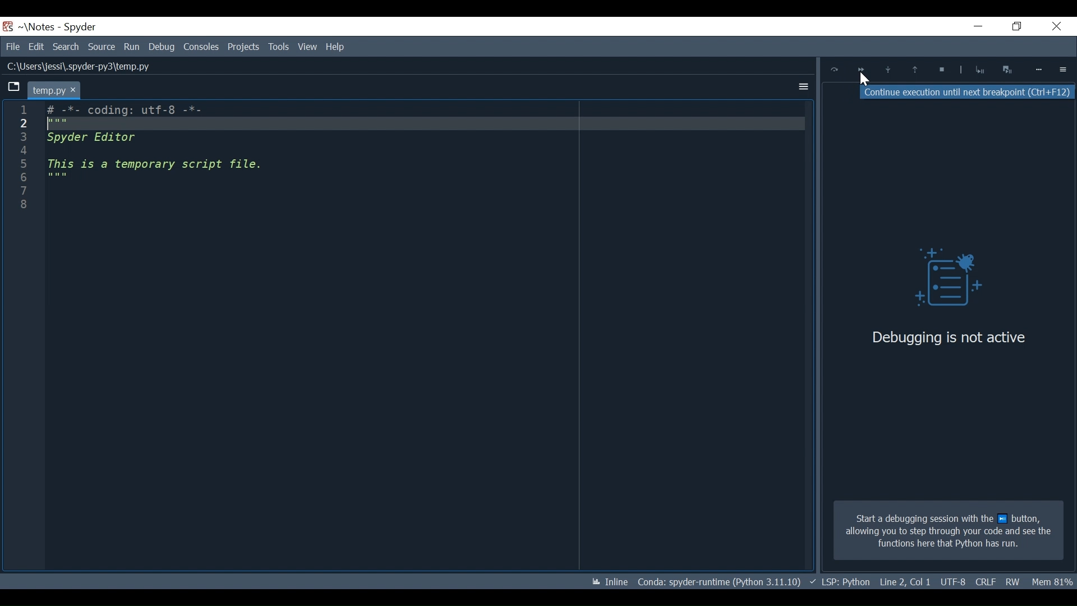  I want to click on Cursor Position, so click(952, 582).